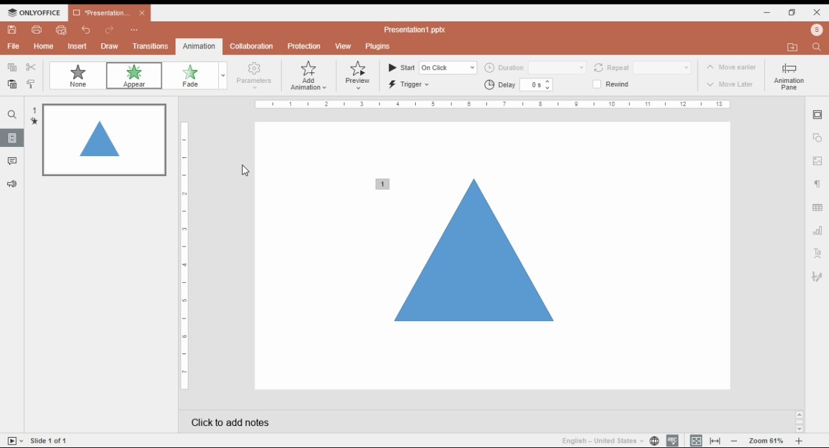 The width and height of the screenshot is (829, 448). Describe the element at coordinates (792, 48) in the screenshot. I see `open file location` at that location.